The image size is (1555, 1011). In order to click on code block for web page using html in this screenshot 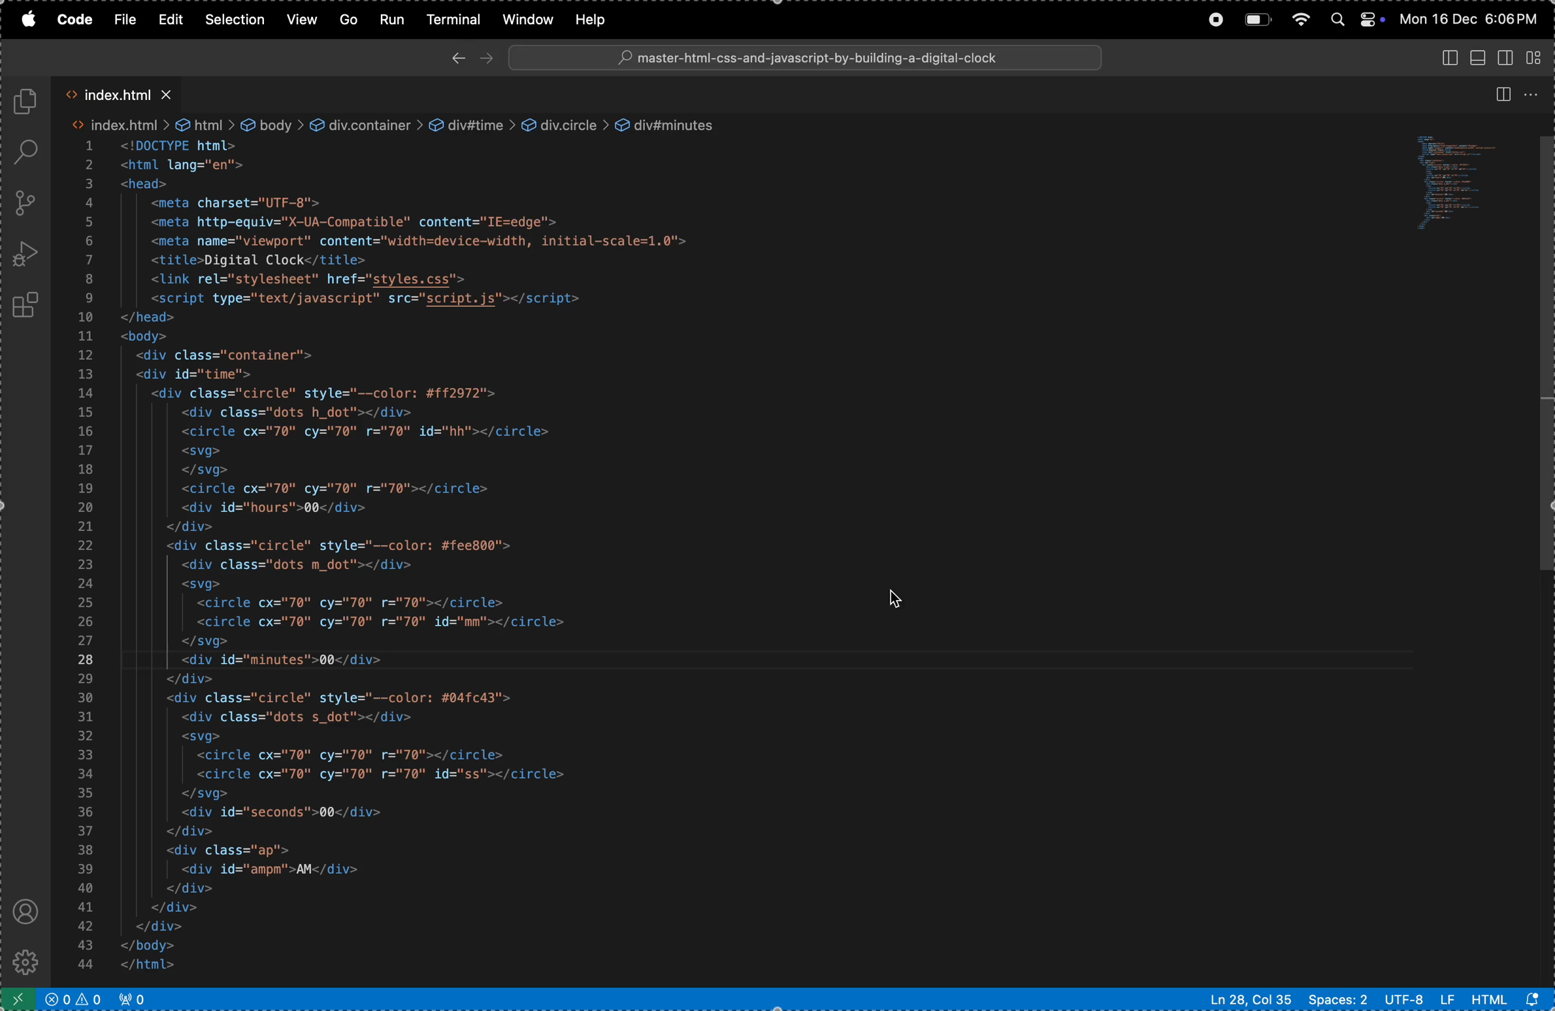, I will do `click(469, 547)`.